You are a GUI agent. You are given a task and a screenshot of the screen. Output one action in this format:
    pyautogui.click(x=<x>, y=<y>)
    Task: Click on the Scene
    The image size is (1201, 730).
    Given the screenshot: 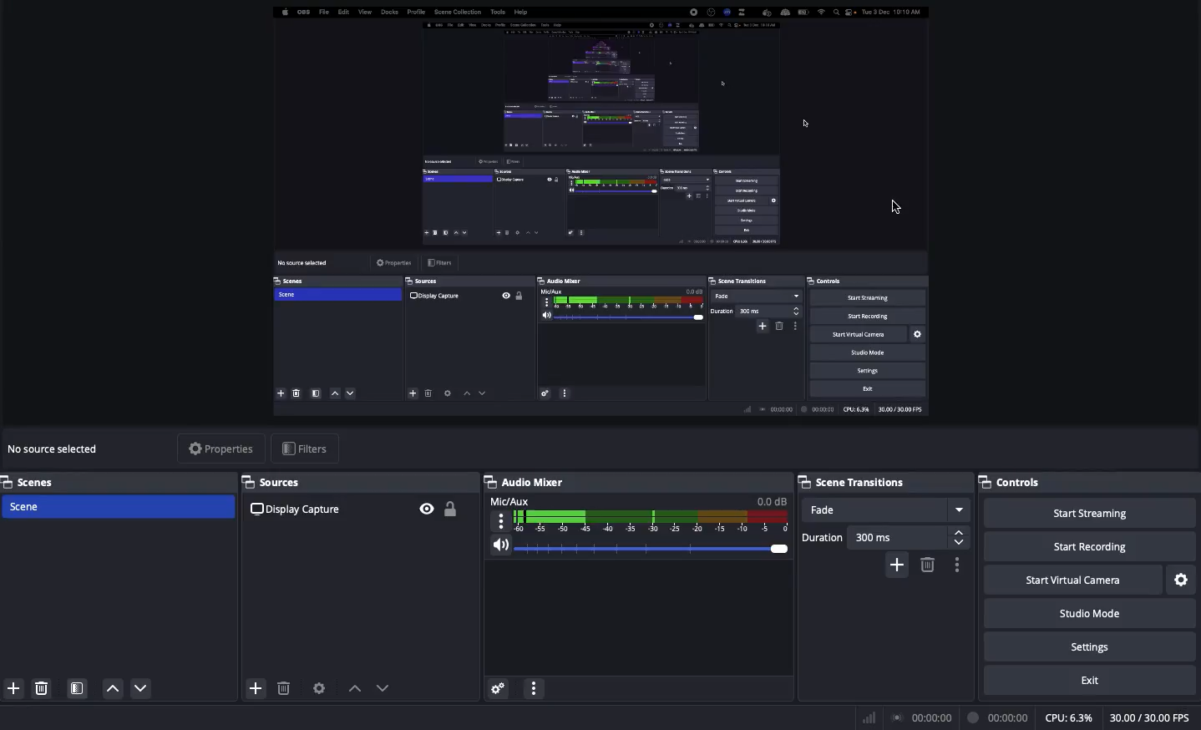 What is the action you would take?
    pyautogui.click(x=116, y=508)
    